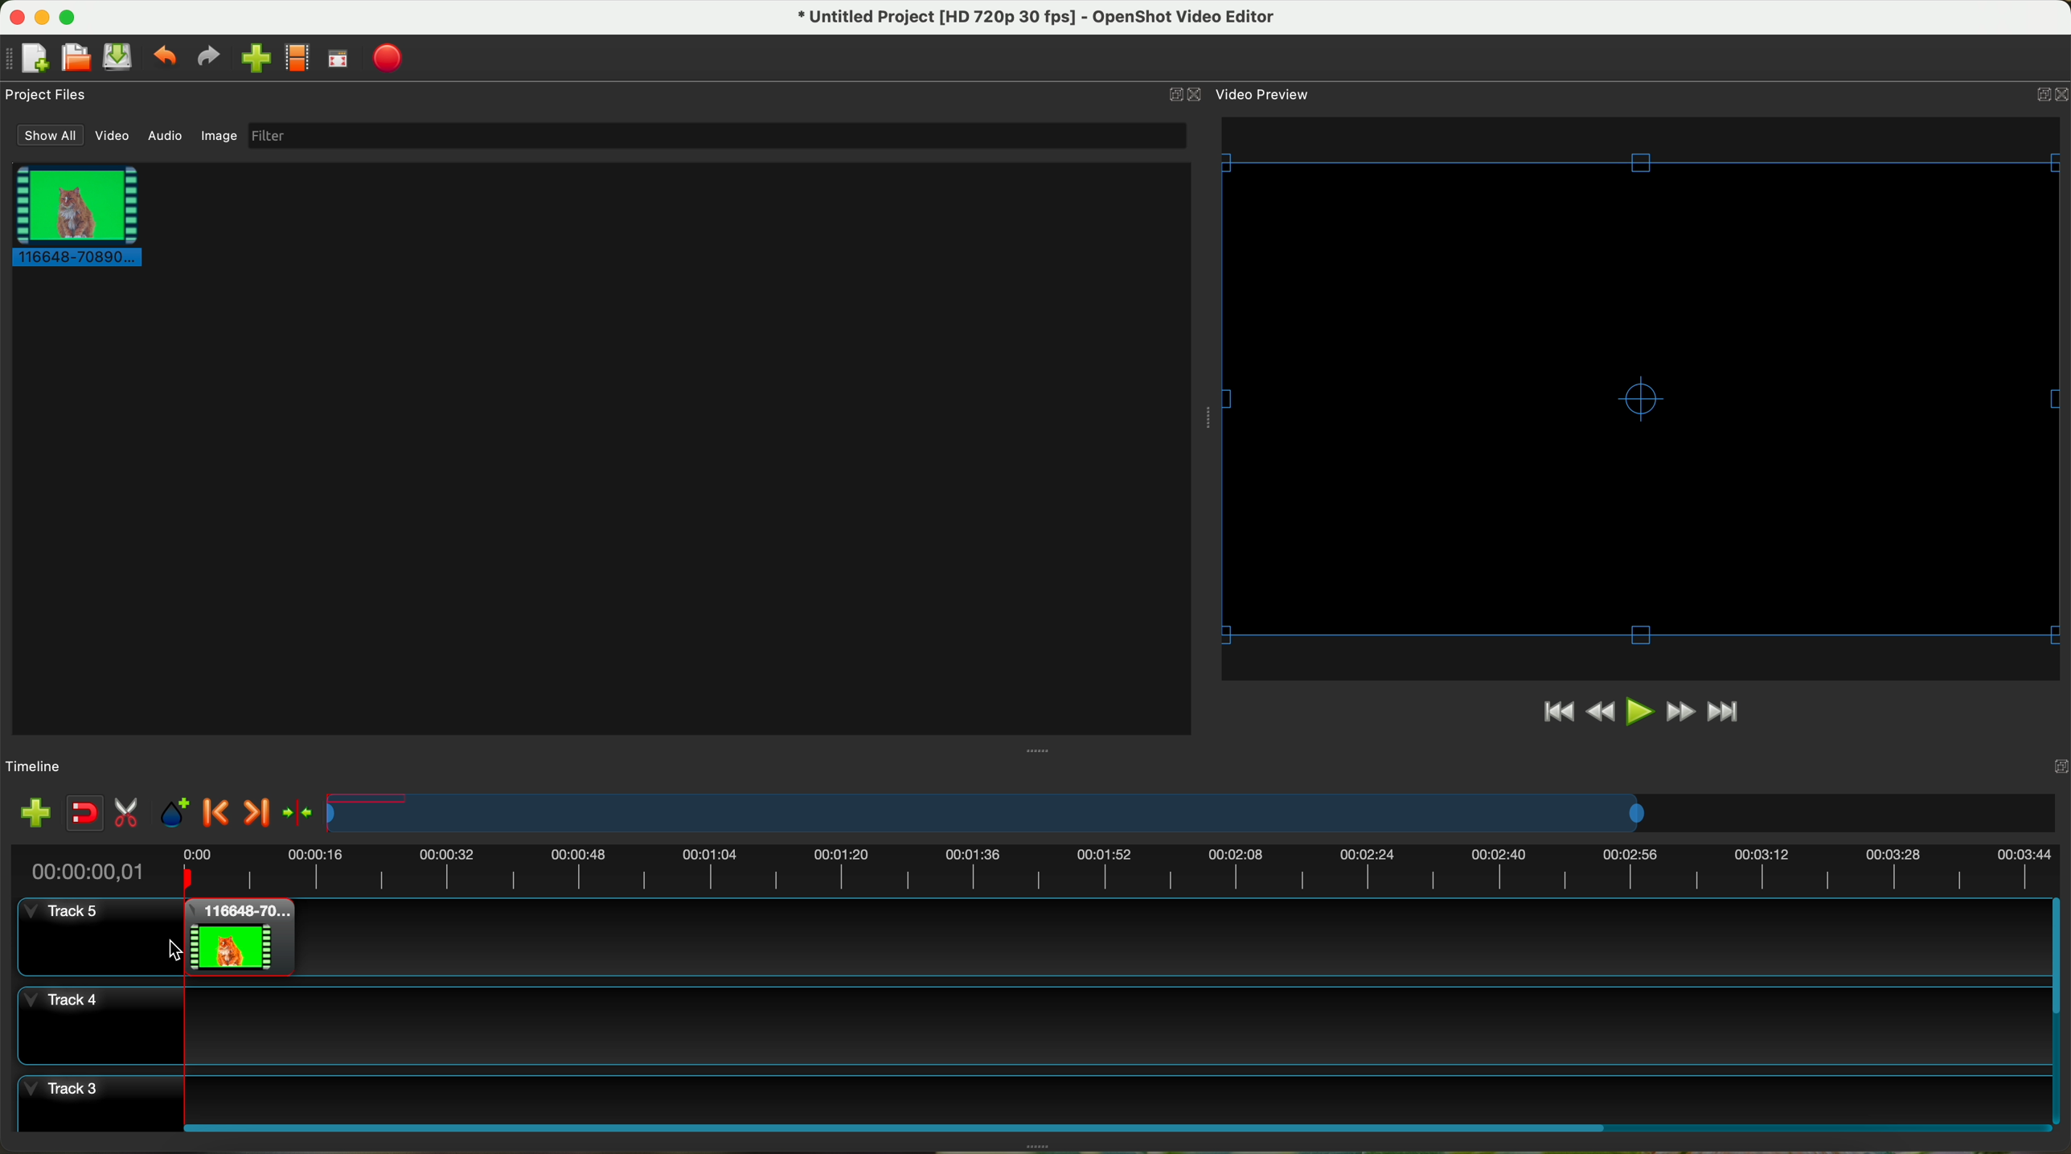 Image resolution: width=2071 pixels, height=1154 pixels. What do you see at coordinates (1645, 398) in the screenshot?
I see `video borders` at bounding box center [1645, 398].